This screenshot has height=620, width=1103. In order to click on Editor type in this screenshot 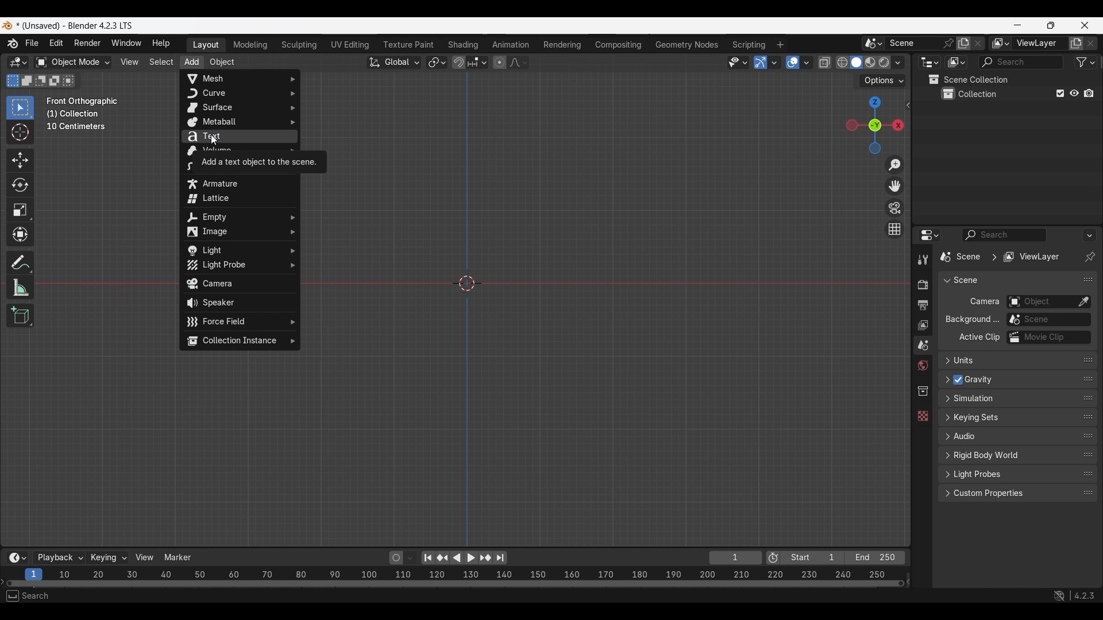, I will do `click(930, 62)`.